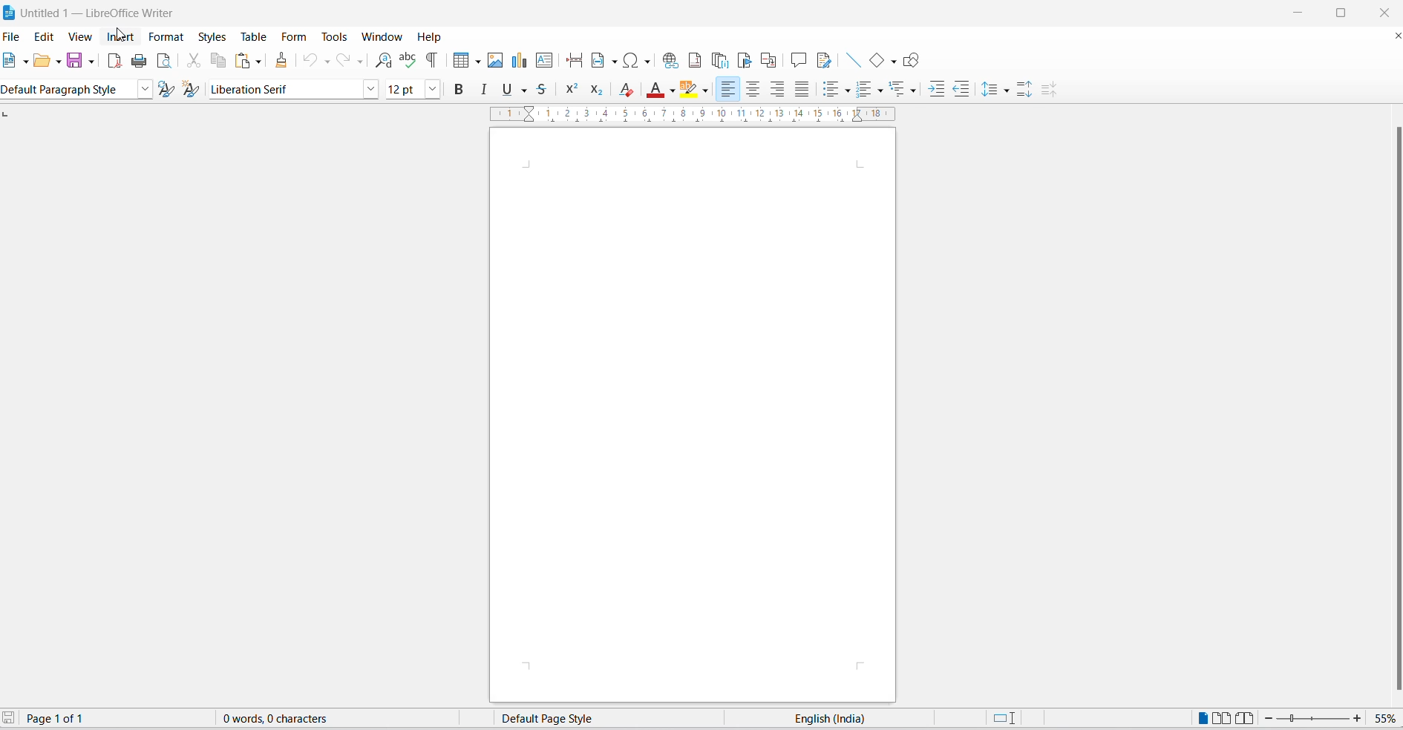 Image resolution: width=1403 pixels, height=730 pixels. Describe the element at coordinates (639, 61) in the screenshot. I see `special characters` at that location.